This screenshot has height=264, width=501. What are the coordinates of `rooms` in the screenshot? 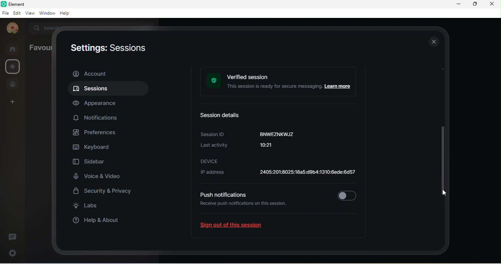 It's located at (14, 49).